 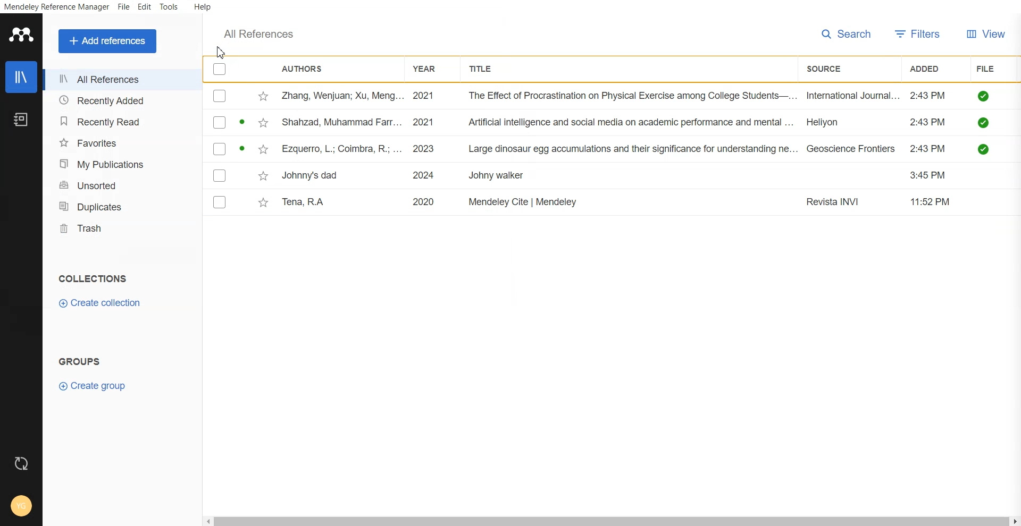 I want to click on Johnny's dad, so click(x=312, y=174).